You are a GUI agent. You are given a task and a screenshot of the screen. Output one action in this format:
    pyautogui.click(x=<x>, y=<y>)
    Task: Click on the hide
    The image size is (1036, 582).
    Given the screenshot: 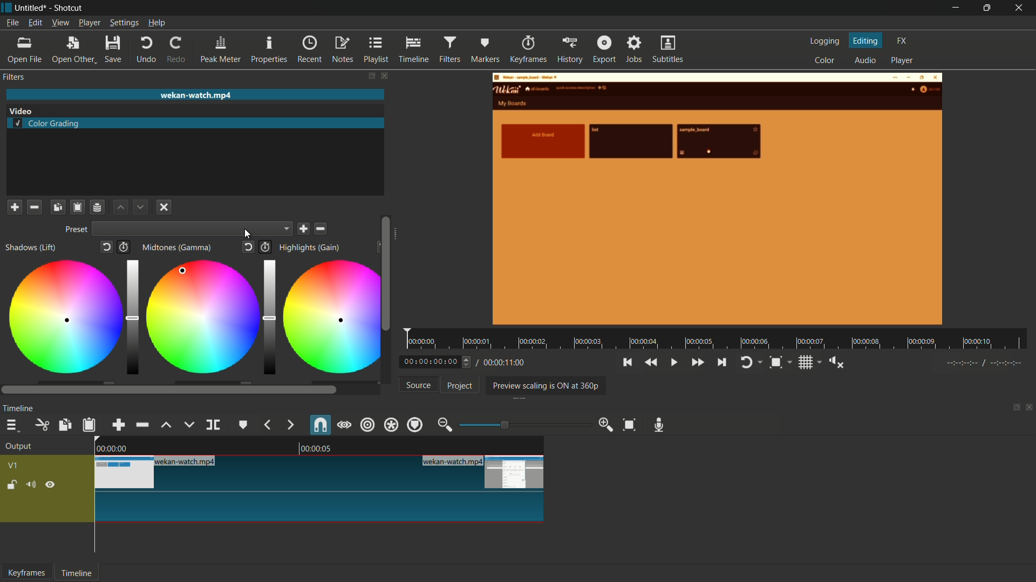 What is the action you would take?
    pyautogui.click(x=51, y=486)
    